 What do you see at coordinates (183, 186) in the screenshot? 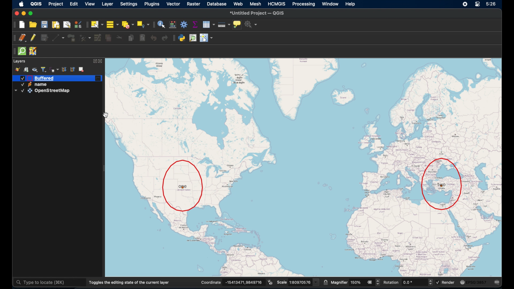
I see `one` at bounding box center [183, 186].